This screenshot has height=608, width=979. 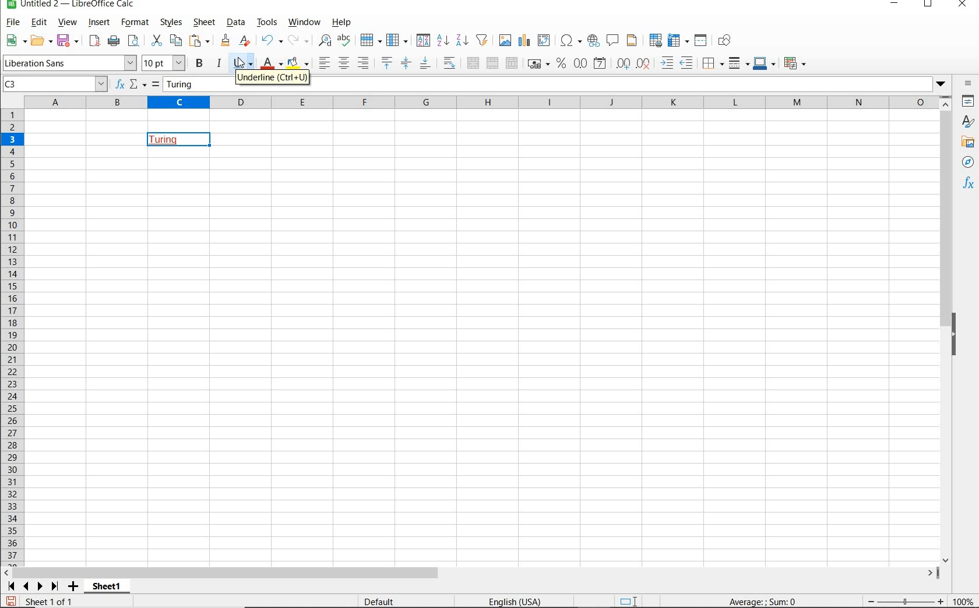 I want to click on INSERT IMAGE, so click(x=506, y=40).